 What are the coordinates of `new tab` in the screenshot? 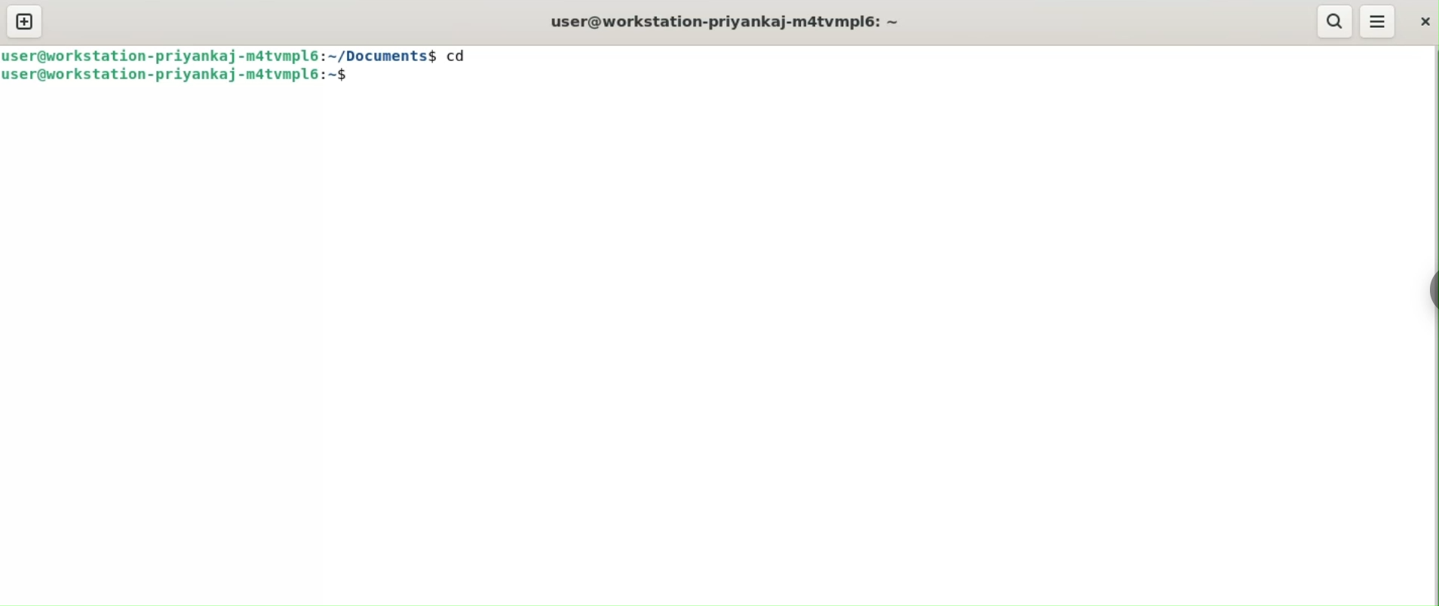 It's located at (25, 21).